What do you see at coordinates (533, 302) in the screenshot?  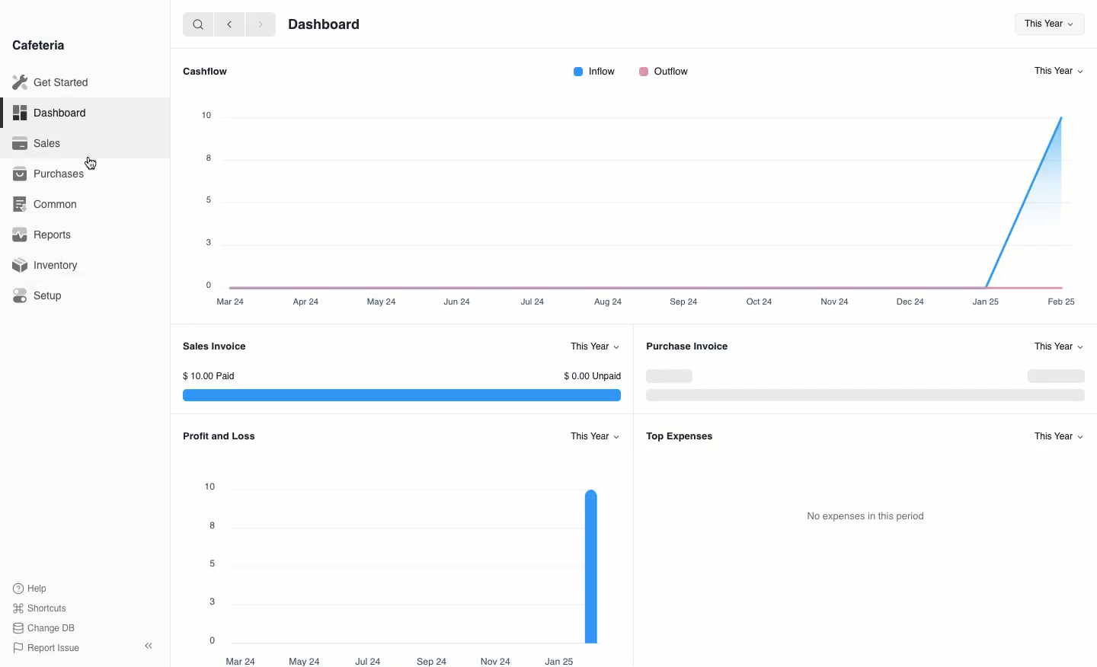 I see `Jul 24` at bounding box center [533, 302].